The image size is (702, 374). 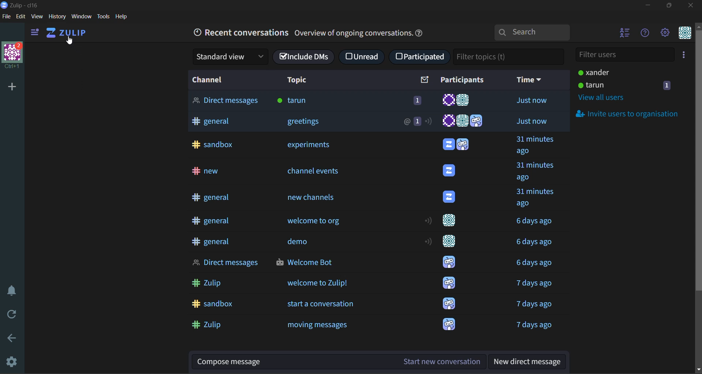 What do you see at coordinates (13, 56) in the screenshot?
I see `organisation profile` at bounding box center [13, 56].